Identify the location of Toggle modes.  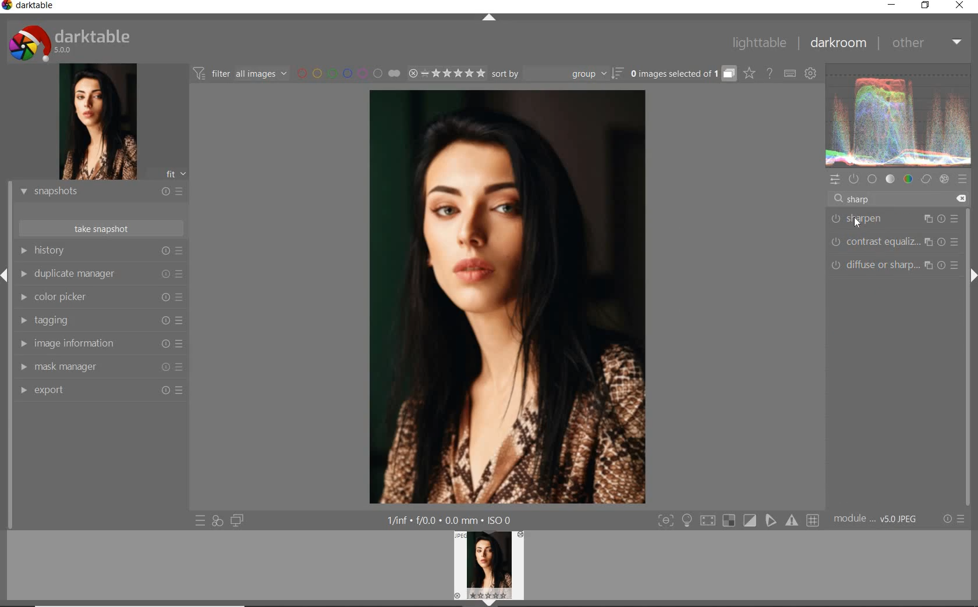
(738, 520).